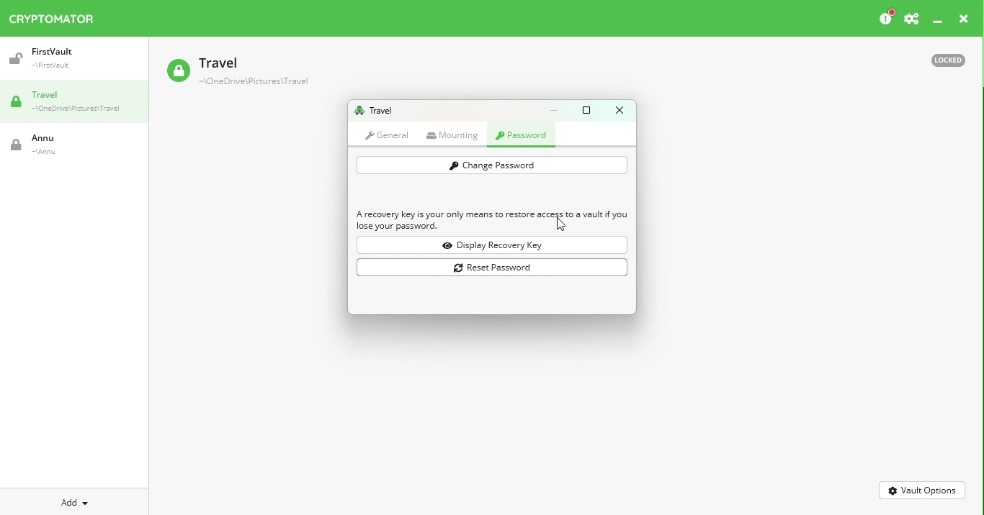 This screenshot has height=515, width=984. Describe the element at coordinates (61, 145) in the screenshot. I see `Vault` at that location.